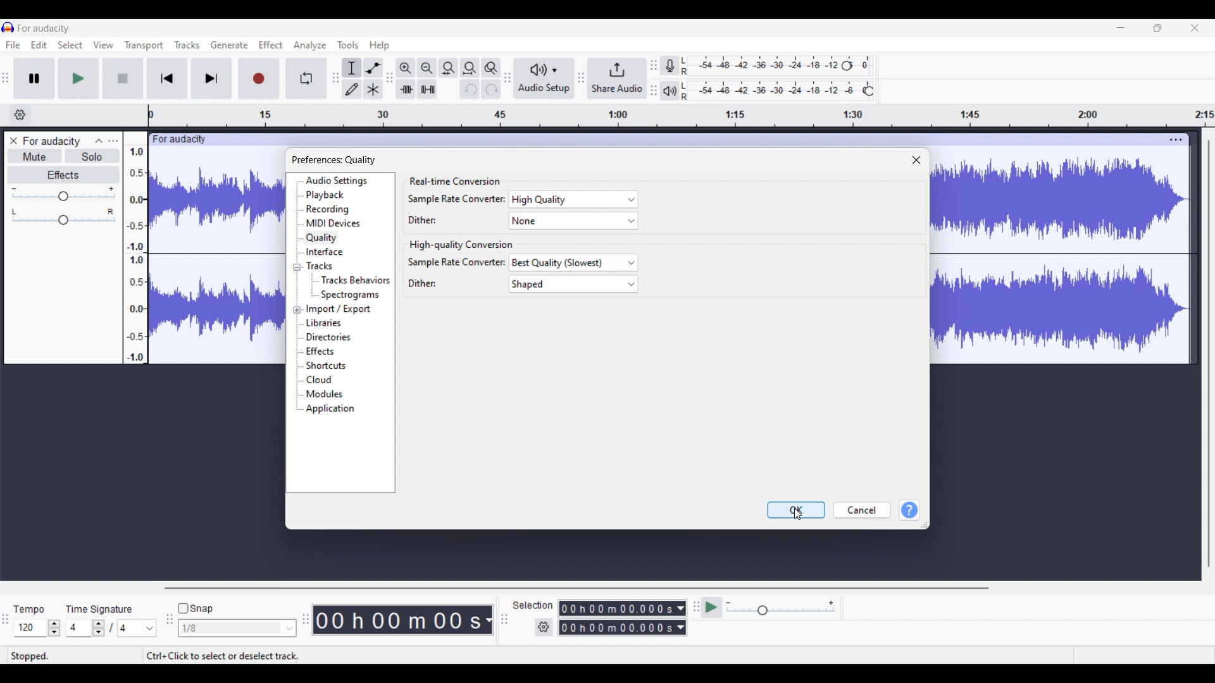 This screenshot has width=1215, height=683. What do you see at coordinates (458, 245) in the screenshot?
I see `Section title` at bounding box center [458, 245].